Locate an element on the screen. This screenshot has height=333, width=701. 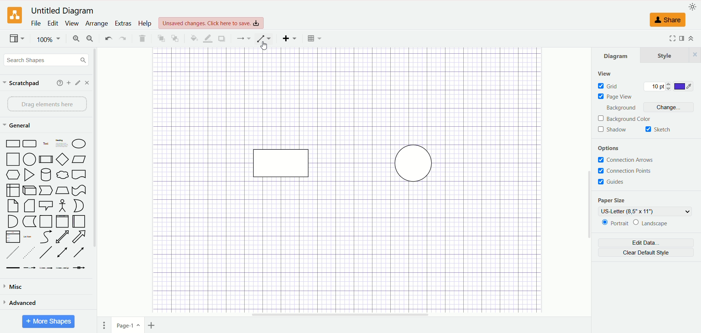
drag elements here is located at coordinates (47, 104).